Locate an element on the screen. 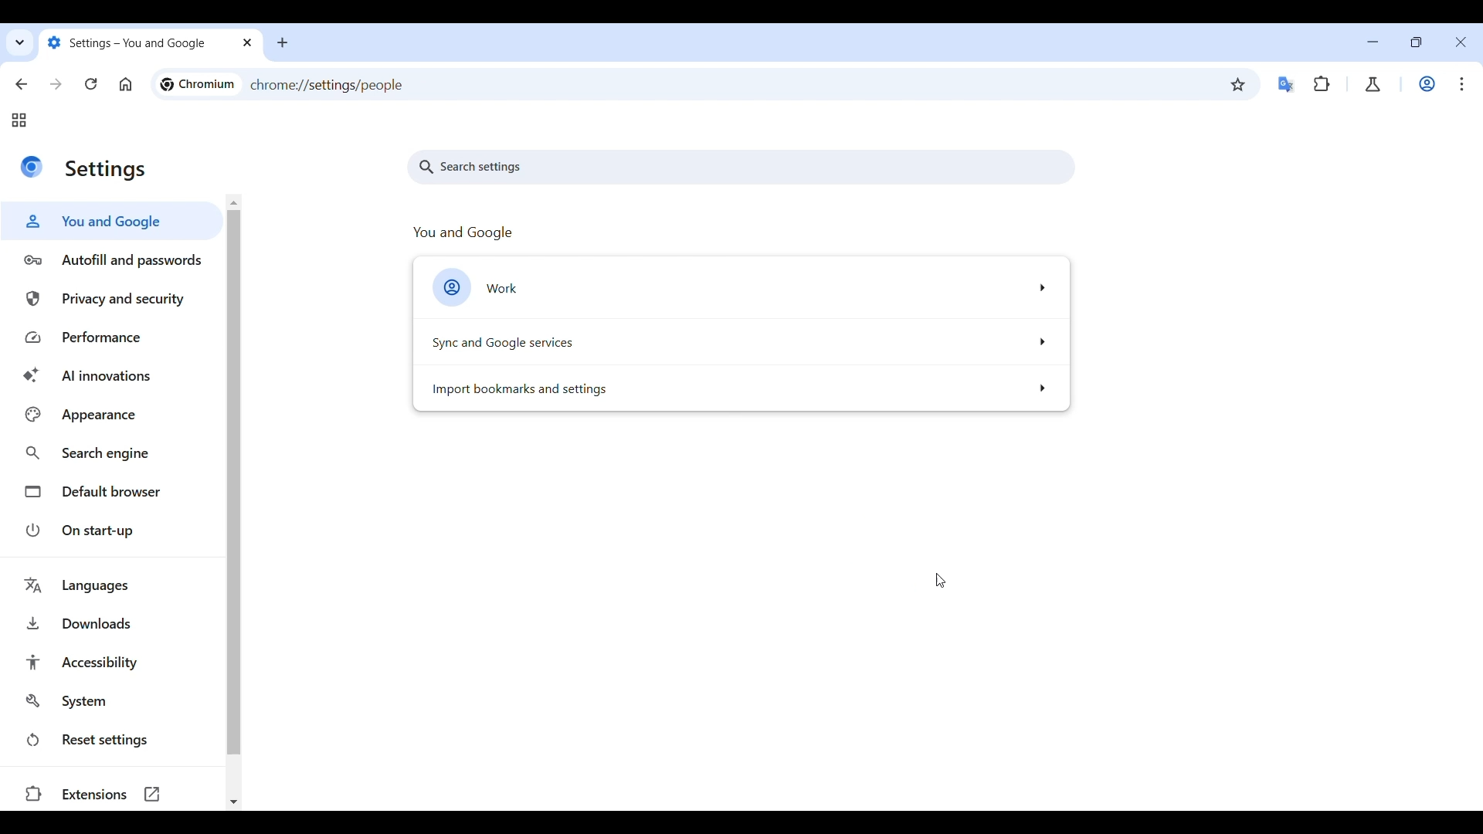 The image size is (1483, 834). Go back is located at coordinates (22, 84).